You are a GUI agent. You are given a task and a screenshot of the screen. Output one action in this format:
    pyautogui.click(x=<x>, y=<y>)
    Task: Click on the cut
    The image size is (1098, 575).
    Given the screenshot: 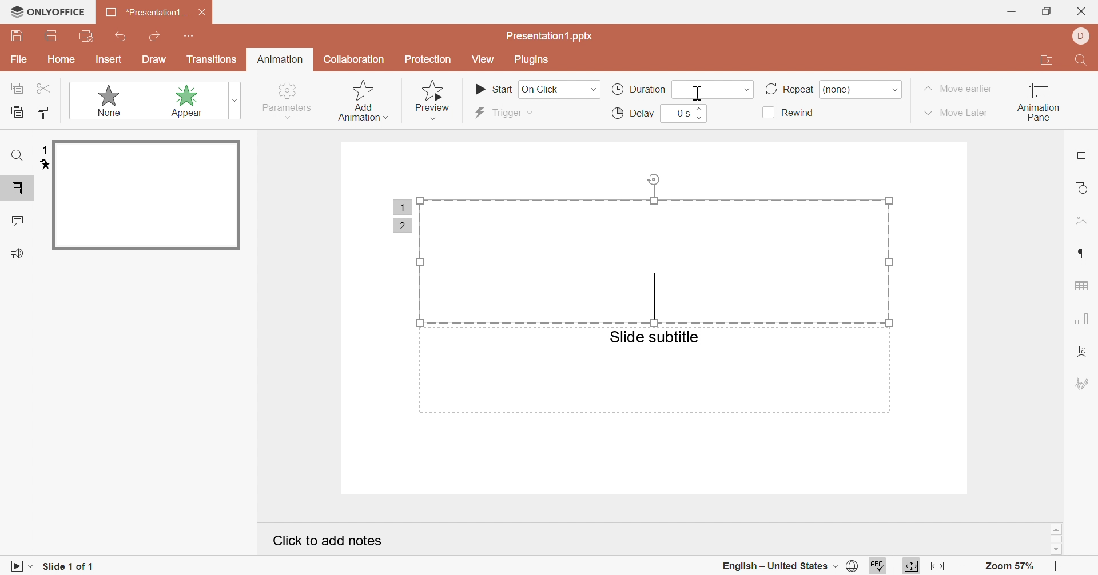 What is the action you would take?
    pyautogui.click(x=45, y=89)
    